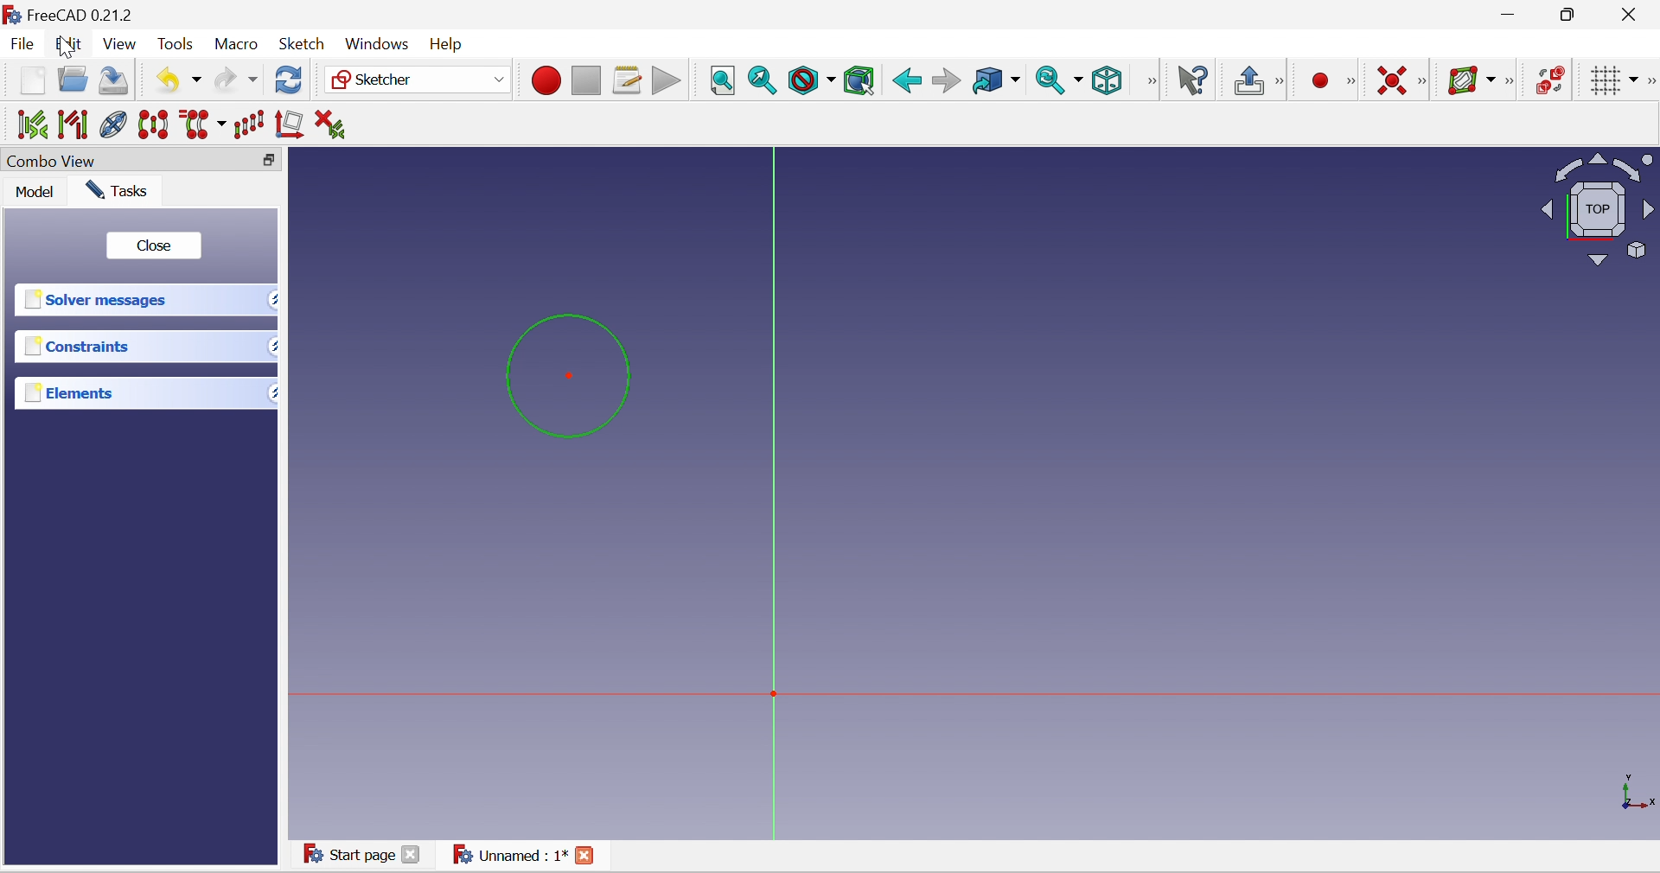 This screenshot has height=873, width=1660. Describe the element at coordinates (374, 48) in the screenshot. I see `Windows` at that location.